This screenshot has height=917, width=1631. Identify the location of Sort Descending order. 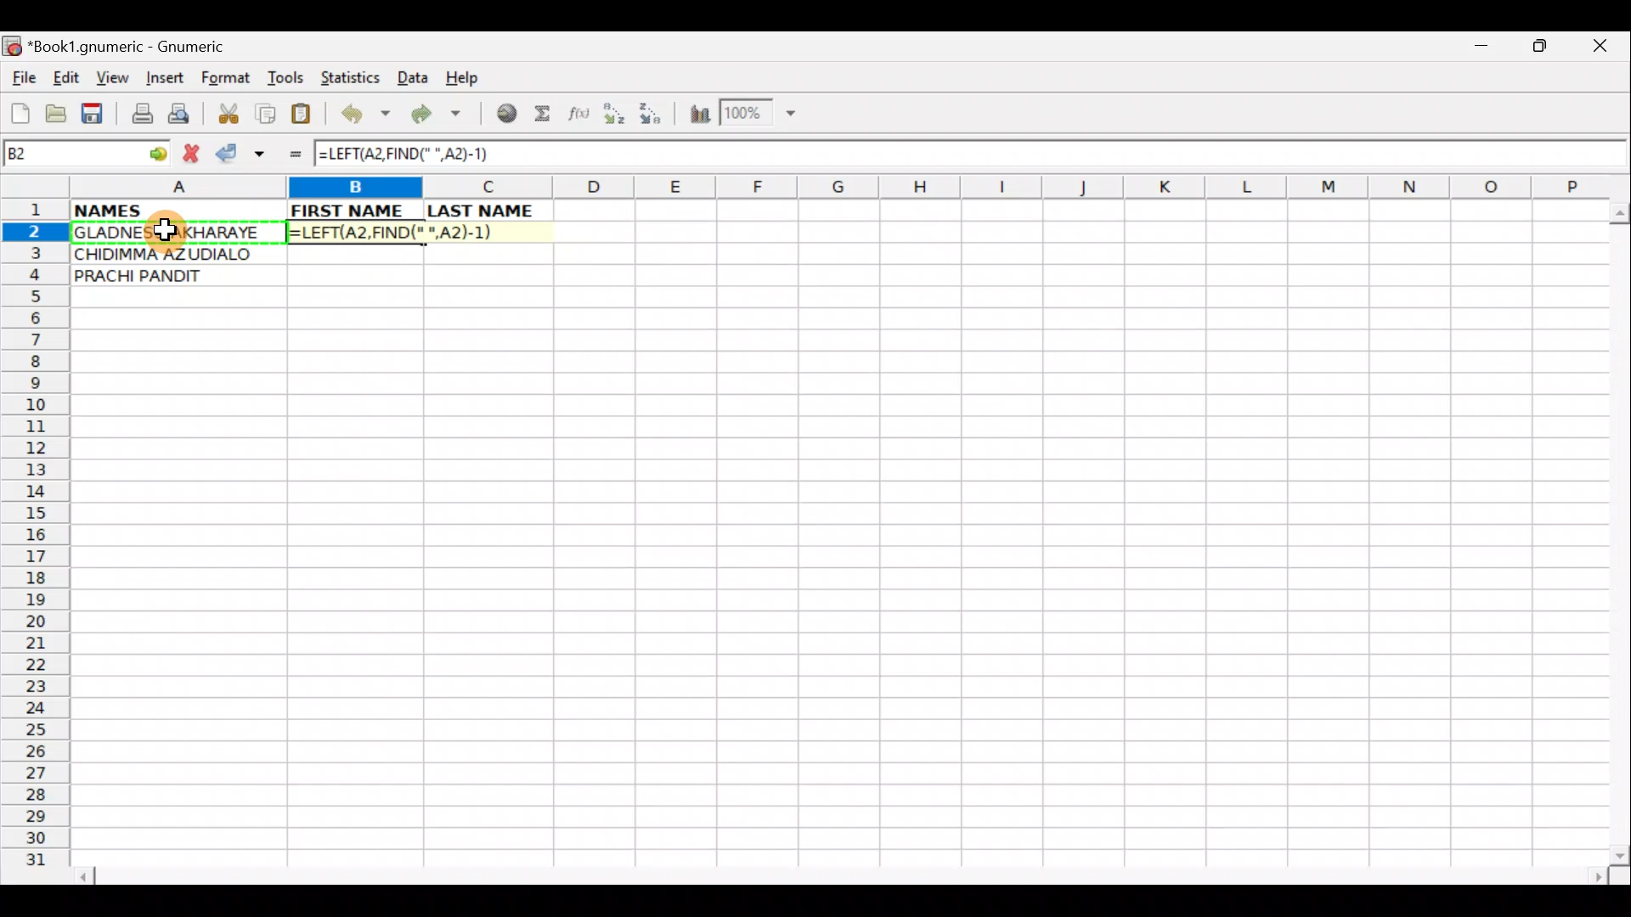
(655, 118).